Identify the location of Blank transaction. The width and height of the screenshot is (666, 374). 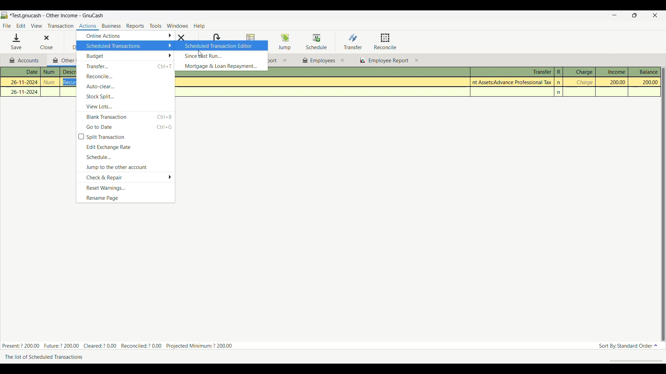
(126, 116).